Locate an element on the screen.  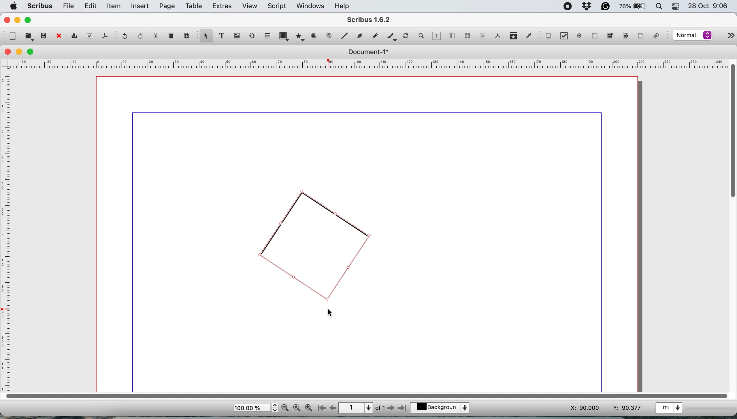
xy coordinates is located at coordinates (601, 408).